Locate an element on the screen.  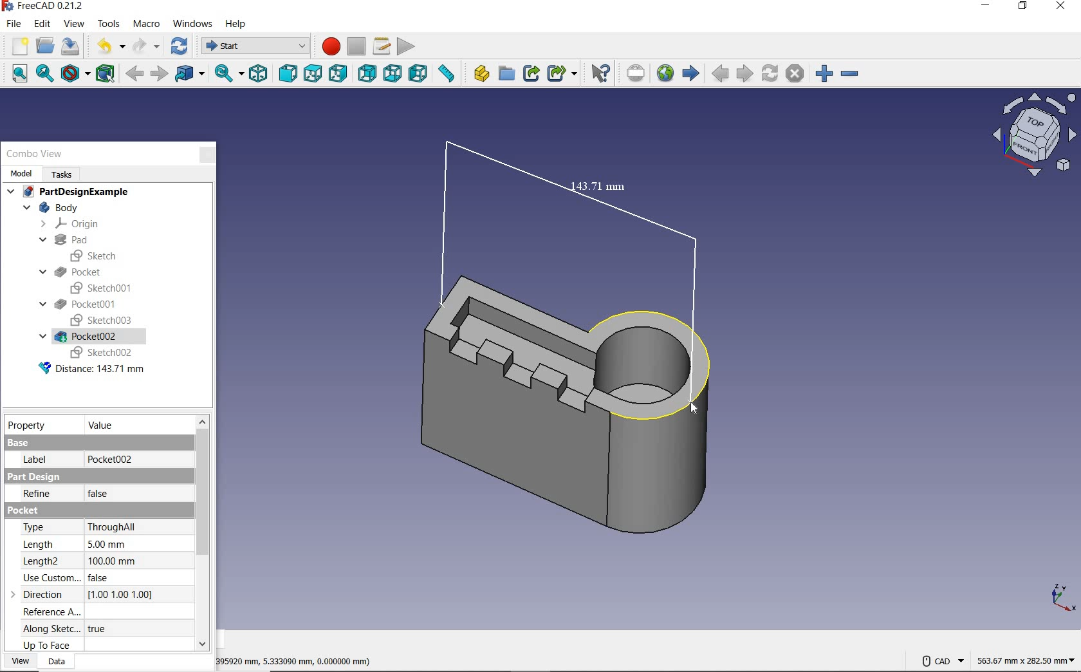
FreeCAD 0.21.2 (Application details) is located at coordinates (48, 8).